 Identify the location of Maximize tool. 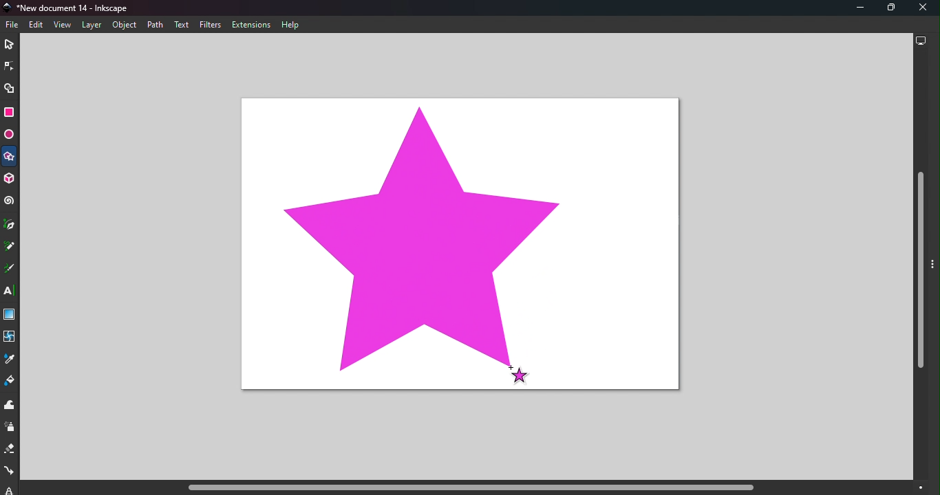
(888, 8).